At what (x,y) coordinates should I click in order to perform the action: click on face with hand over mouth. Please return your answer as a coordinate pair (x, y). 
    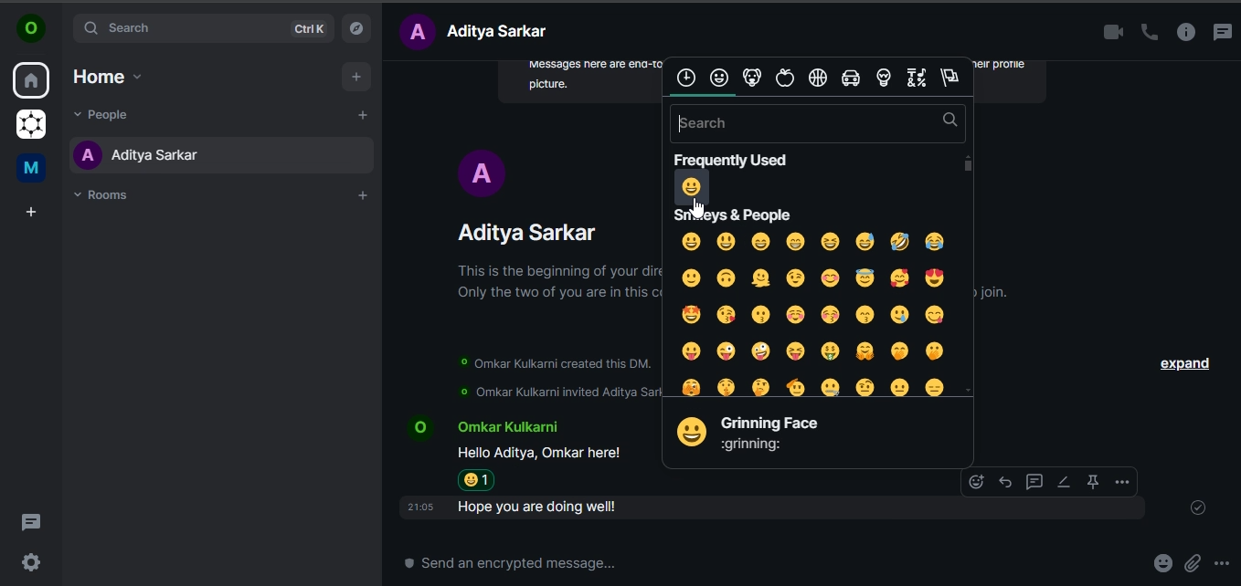
    Looking at the image, I should click on (897, 351).